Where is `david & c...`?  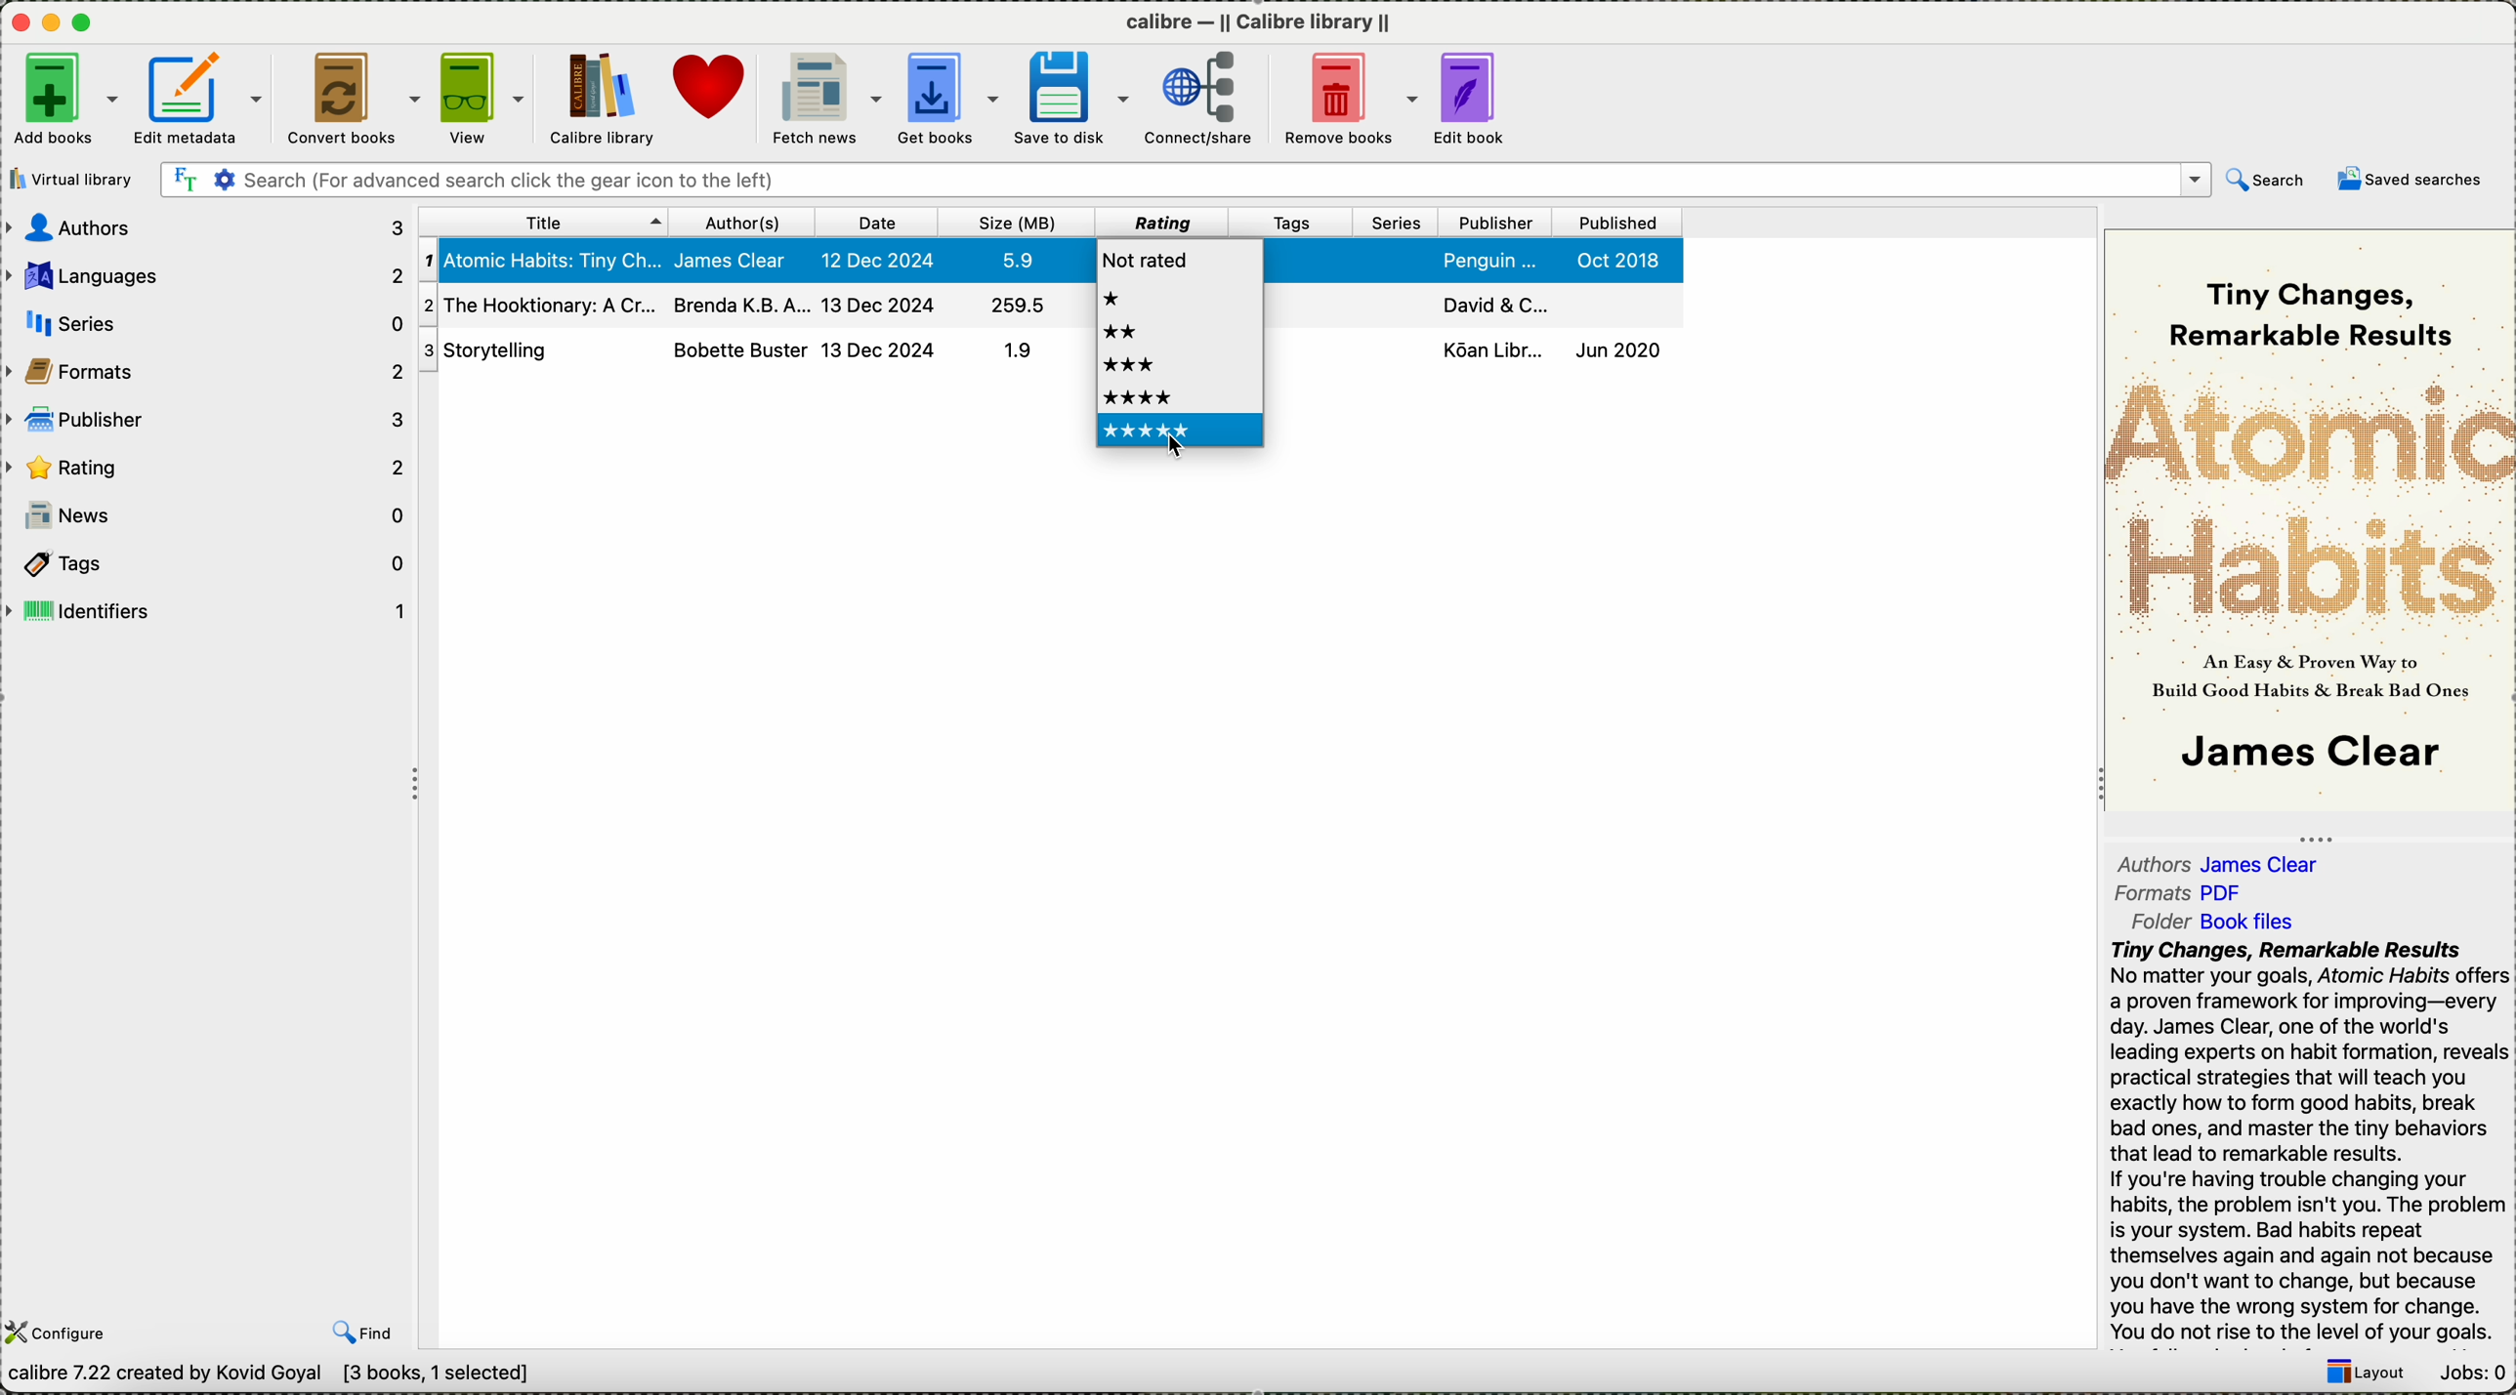 david & c... is located at coordinates (1496, 303).